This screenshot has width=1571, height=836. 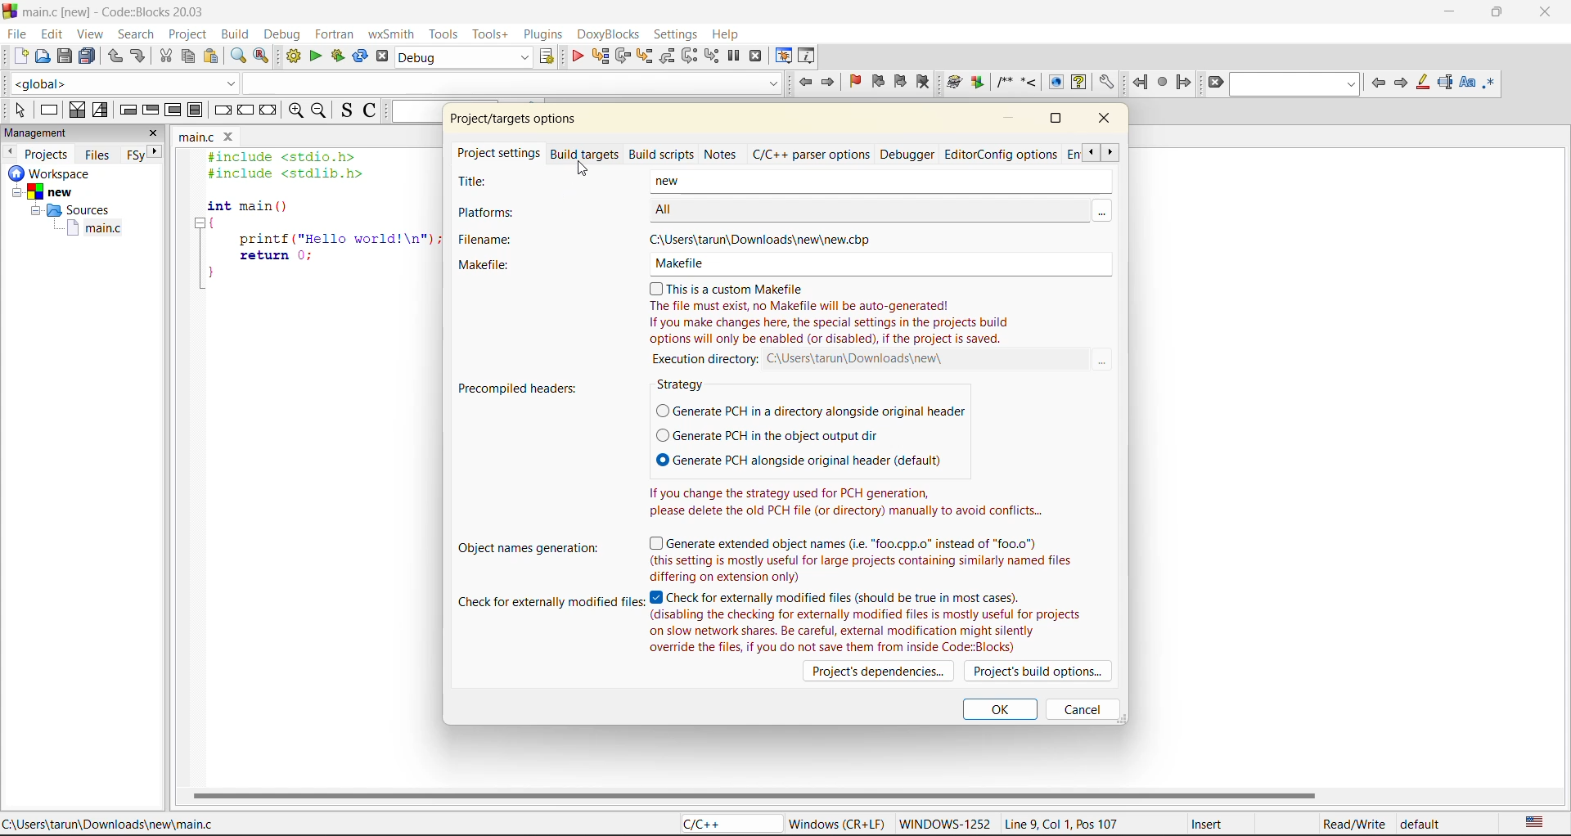 I want to click on scroll next, so click(x=1112, y=151).